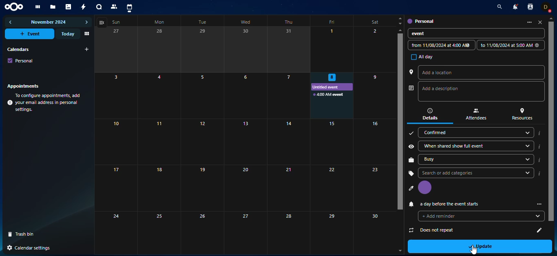  I want to click on 25, so click(159, 232).